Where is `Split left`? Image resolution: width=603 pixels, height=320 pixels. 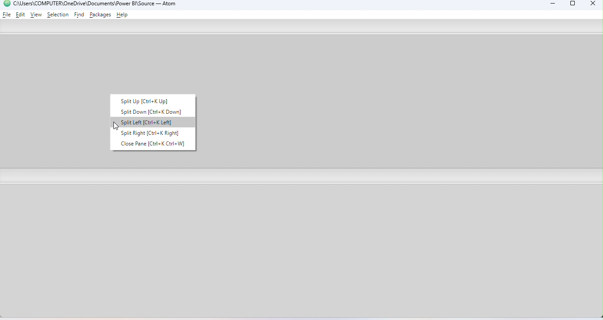 Split left is located at coordinates (143, 123).